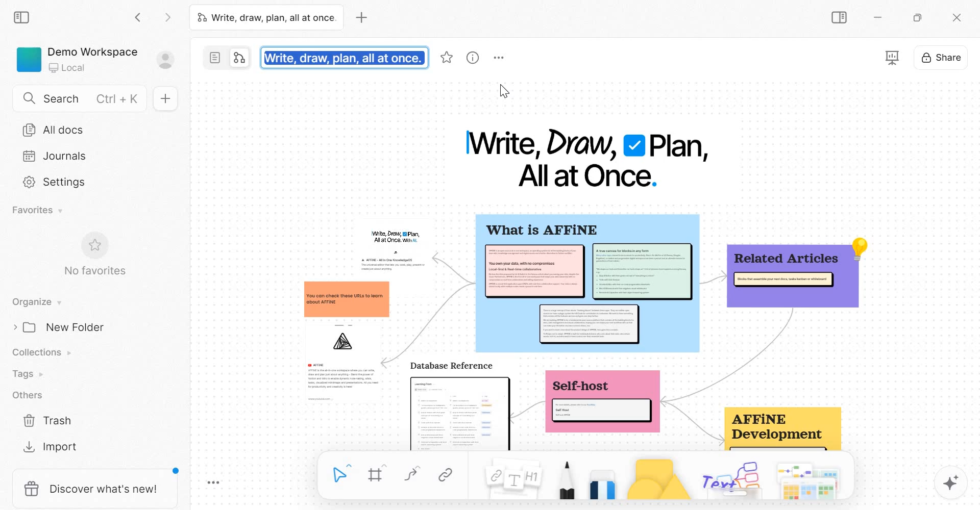 This screenshot has width=980, height=510. I want to click on Others, so click(27, 395).